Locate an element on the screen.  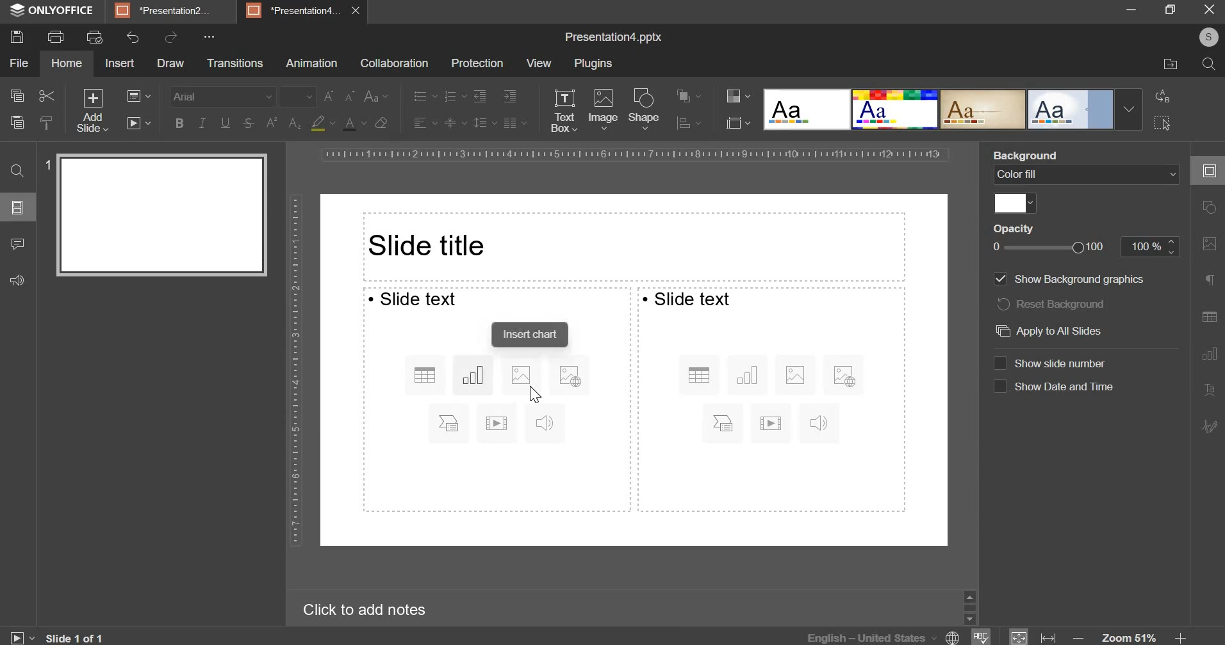
cut is located at coordinates (46, 96).